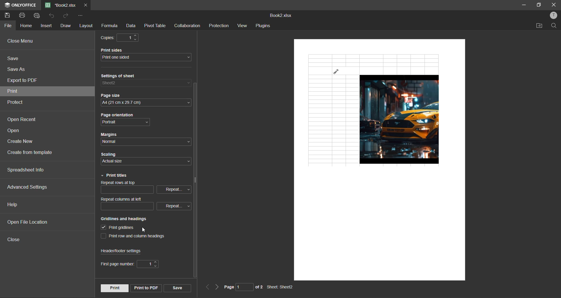 The width and height of the screenshot is (561, 298). Describe the element at coordinates (25, 27) in the screenshot. I see `home` at that location.